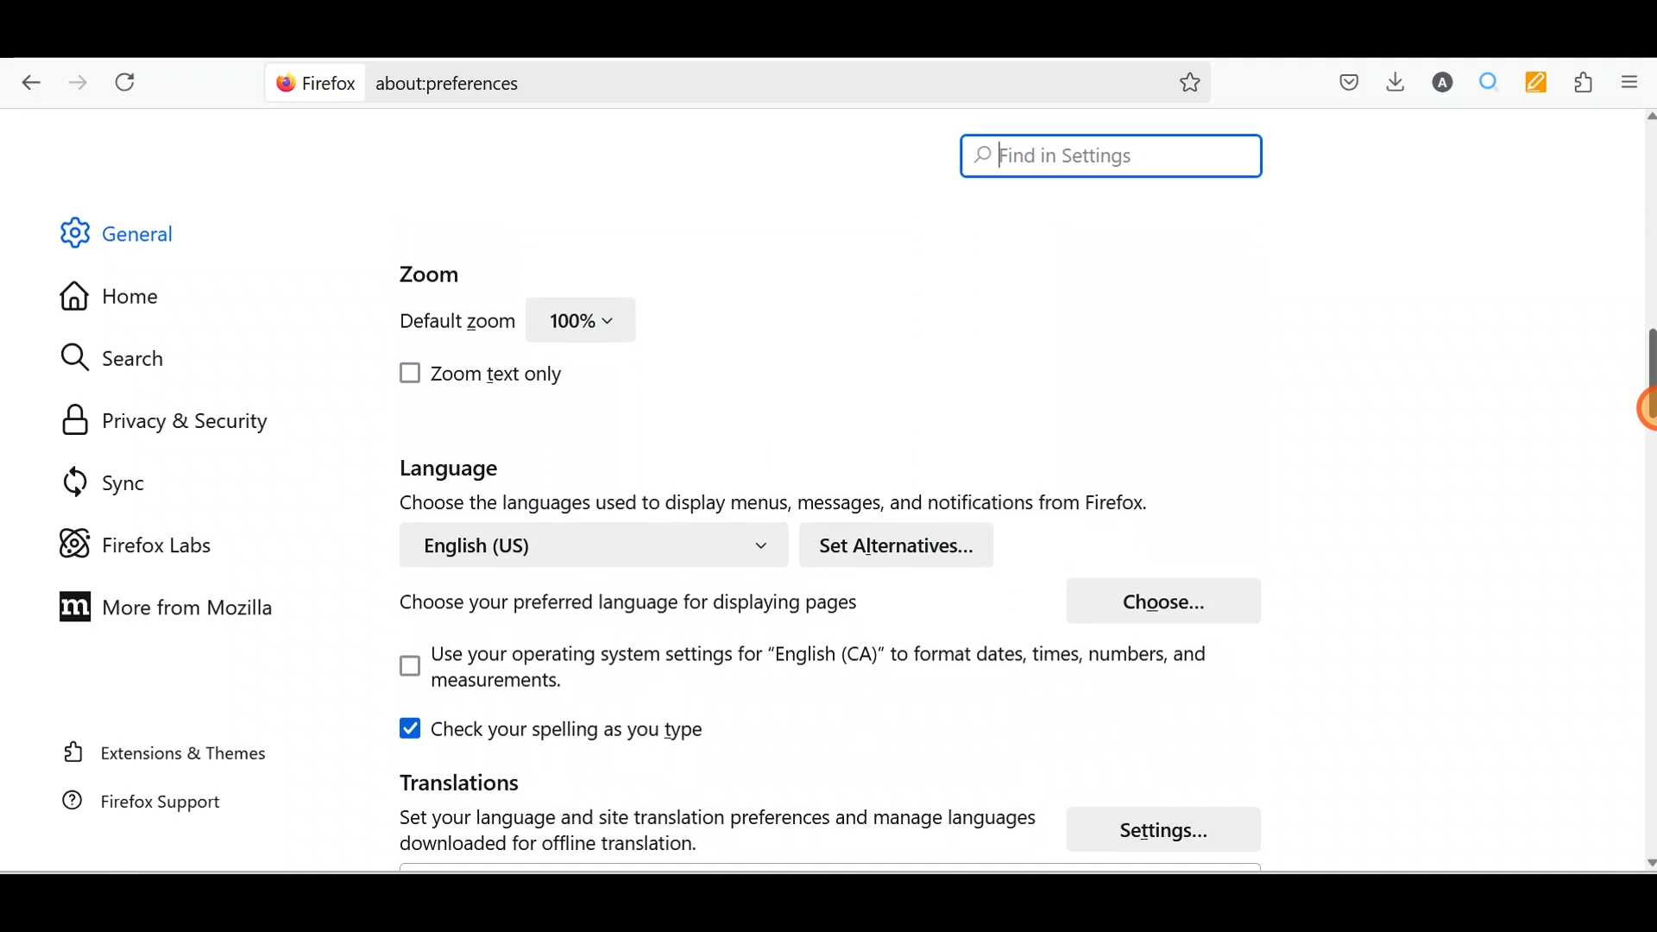  Describe the element at coordinates (1635, 80) in the screenshot. I see `Open application menu` at that location.